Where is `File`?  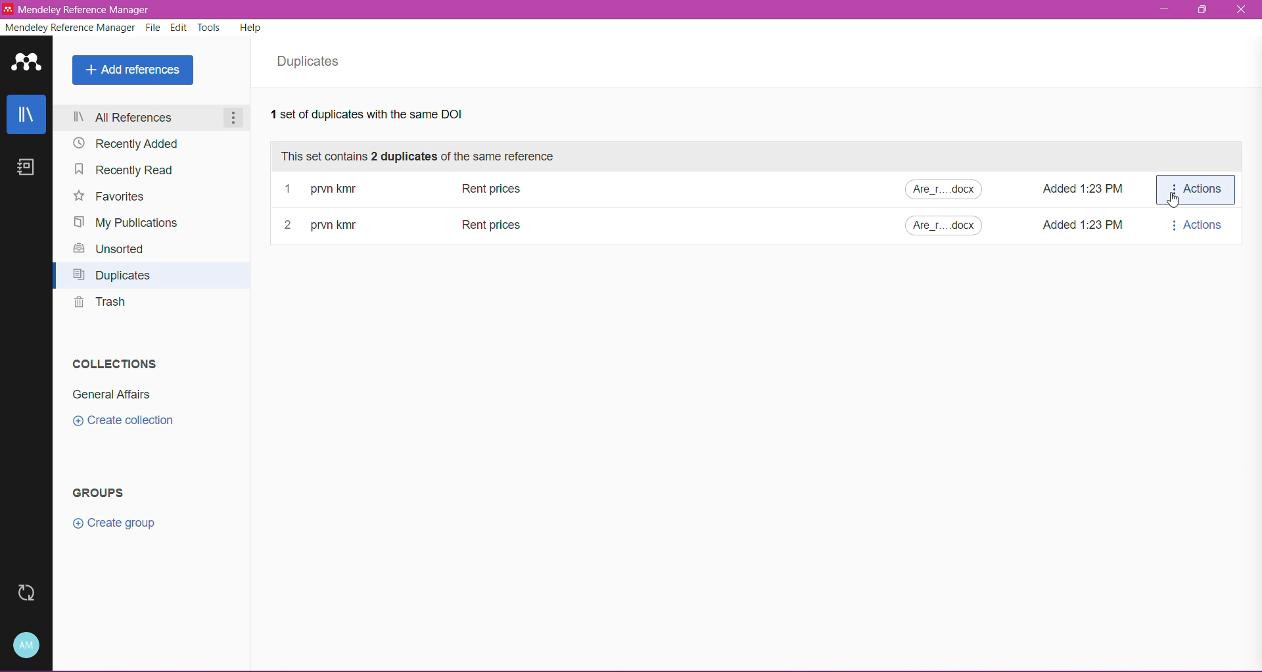 File is located at coordinates (154, 28).